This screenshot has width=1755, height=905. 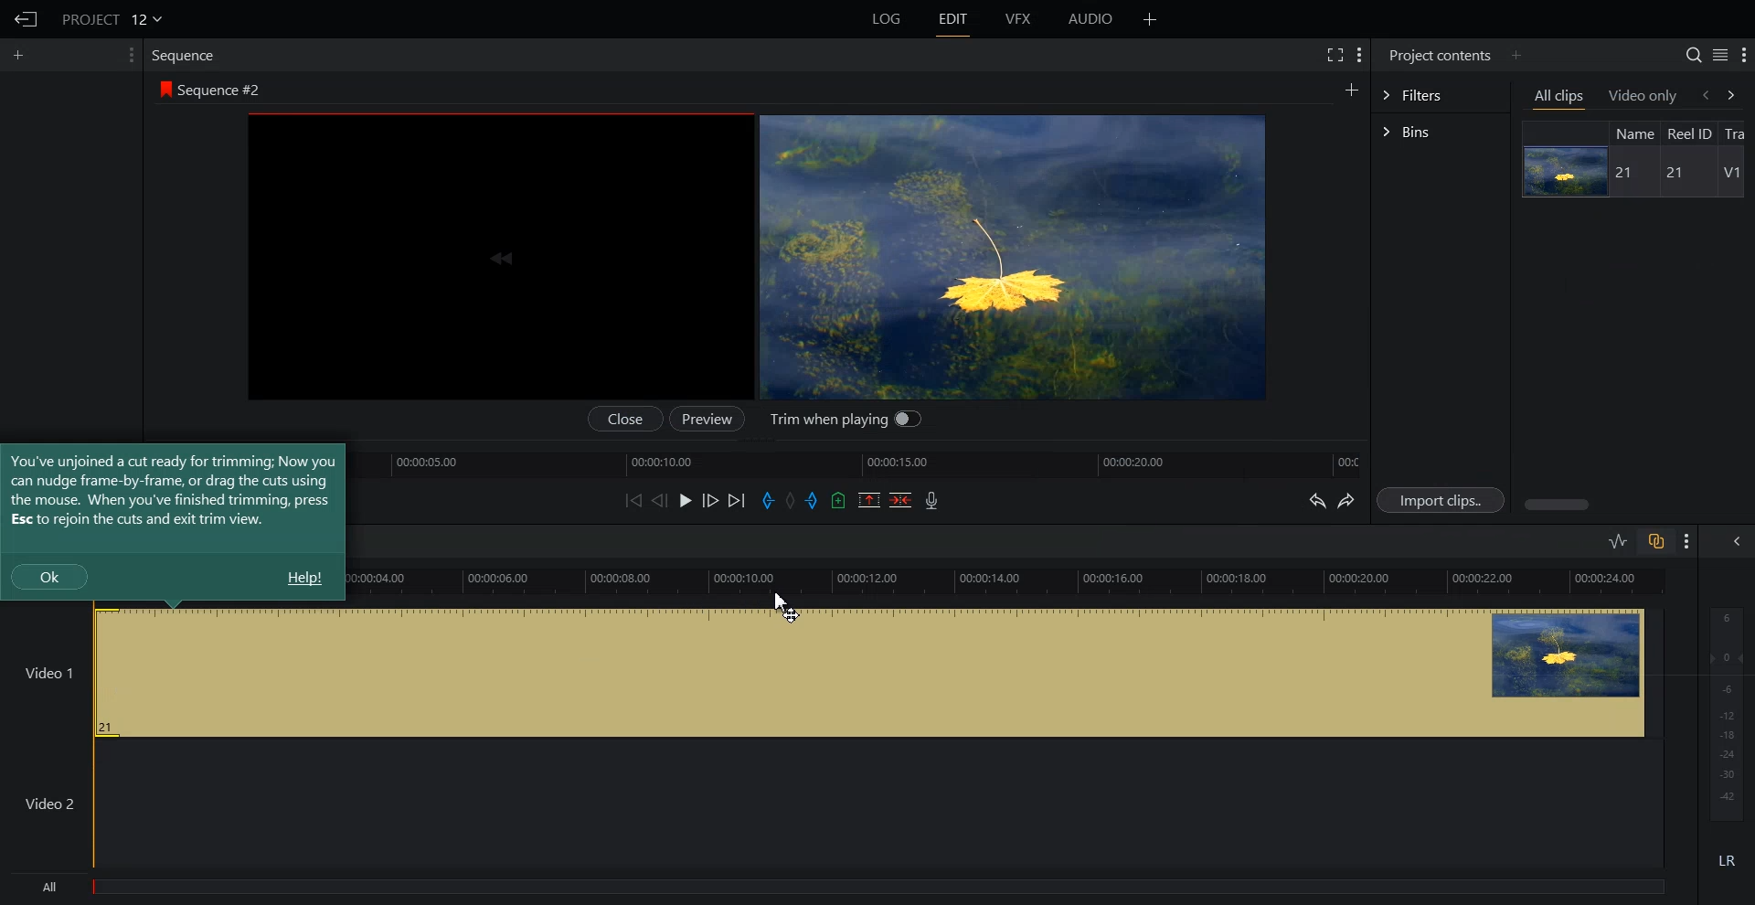 I want to click on forward, so click(x=1739, y=94).